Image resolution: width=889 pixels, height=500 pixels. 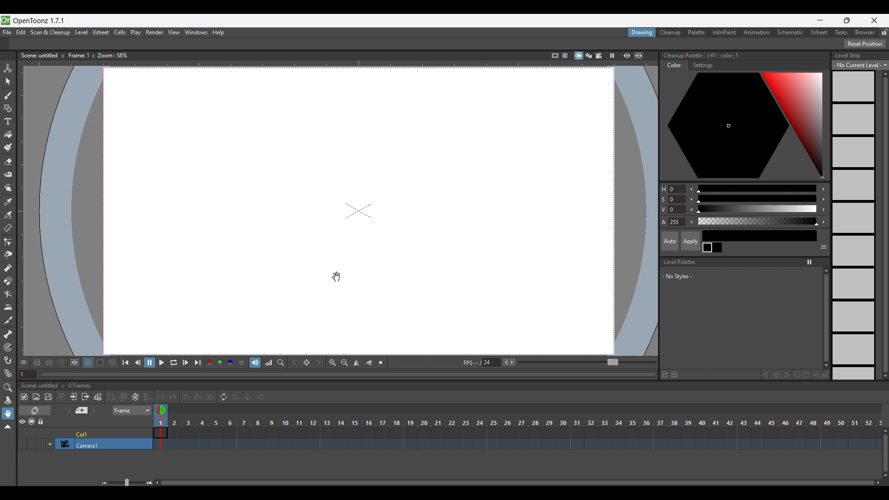 What do you see at coordinates (7, 268) in the screenshot?
I see `Pump tool` at bounding box center [7, 268].